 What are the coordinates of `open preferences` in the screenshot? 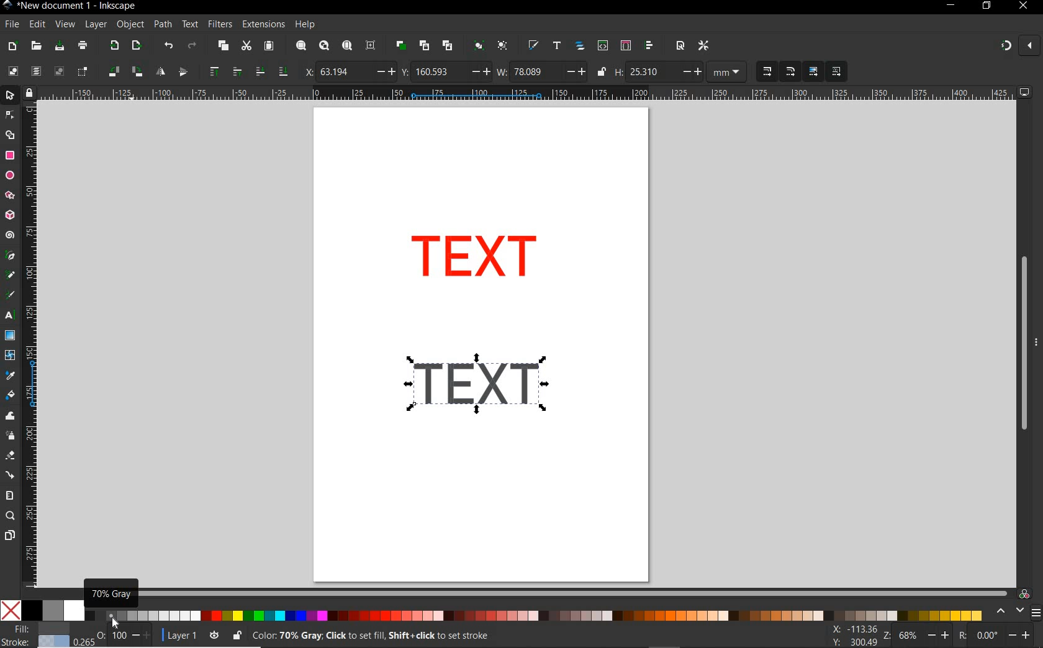 It's located at (704, 45).